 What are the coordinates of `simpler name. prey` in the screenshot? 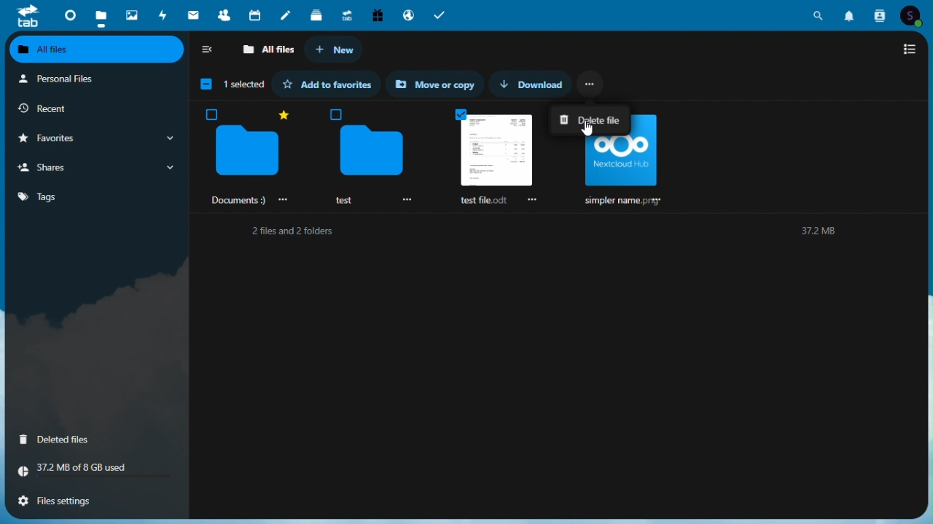 It's located at (624, 175).